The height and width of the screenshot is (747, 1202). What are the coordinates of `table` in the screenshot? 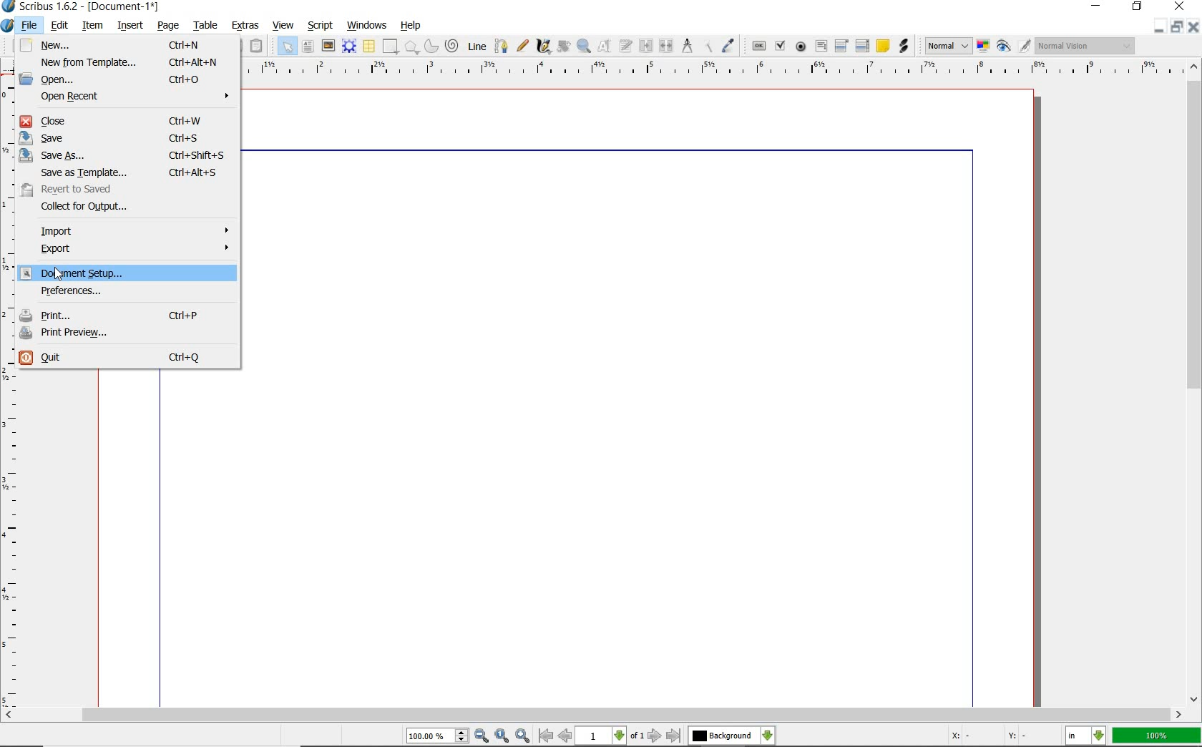 It's located at (206, 25).